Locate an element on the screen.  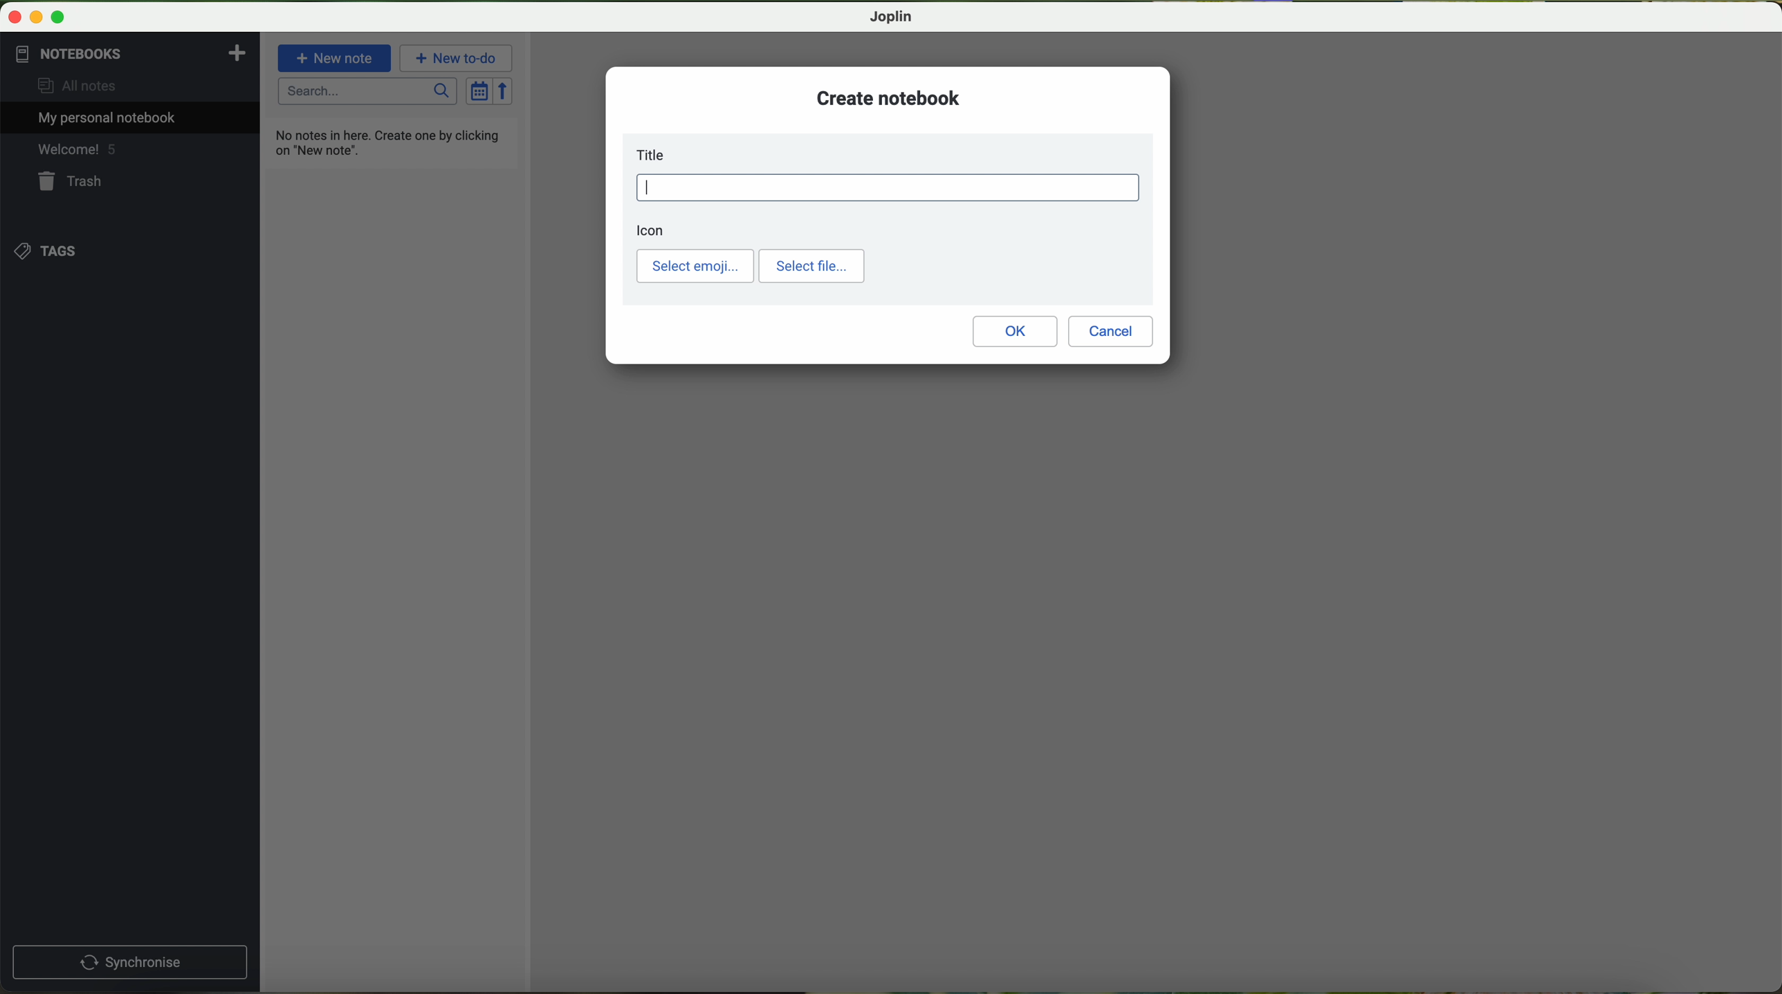
add notebooks is located at coordinates (235, 52).